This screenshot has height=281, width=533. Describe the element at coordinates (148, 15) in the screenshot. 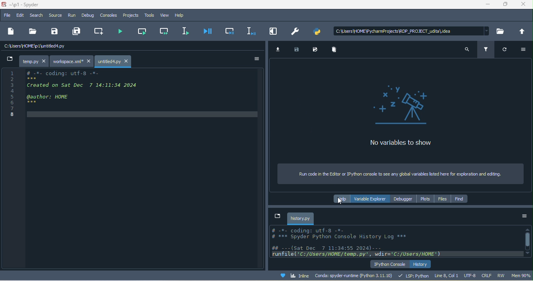

I see `tools` at that location.